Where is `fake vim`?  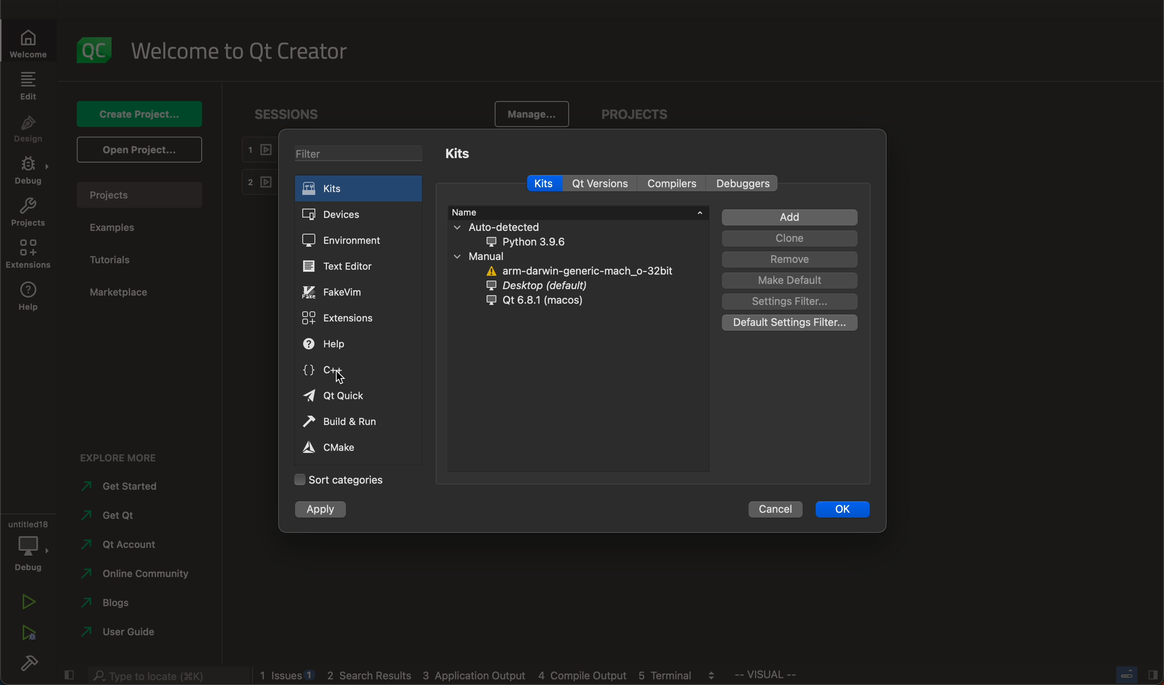
fake vim is located at coordinates (342, 292).